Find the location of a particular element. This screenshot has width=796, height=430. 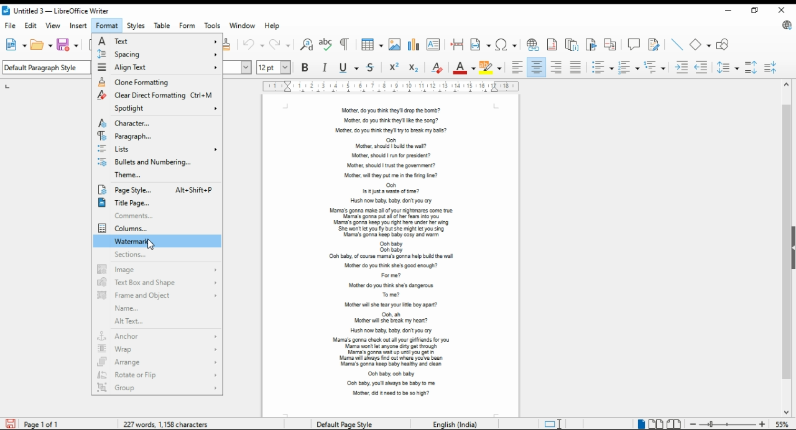

redo is located at coordinates (279, 44).